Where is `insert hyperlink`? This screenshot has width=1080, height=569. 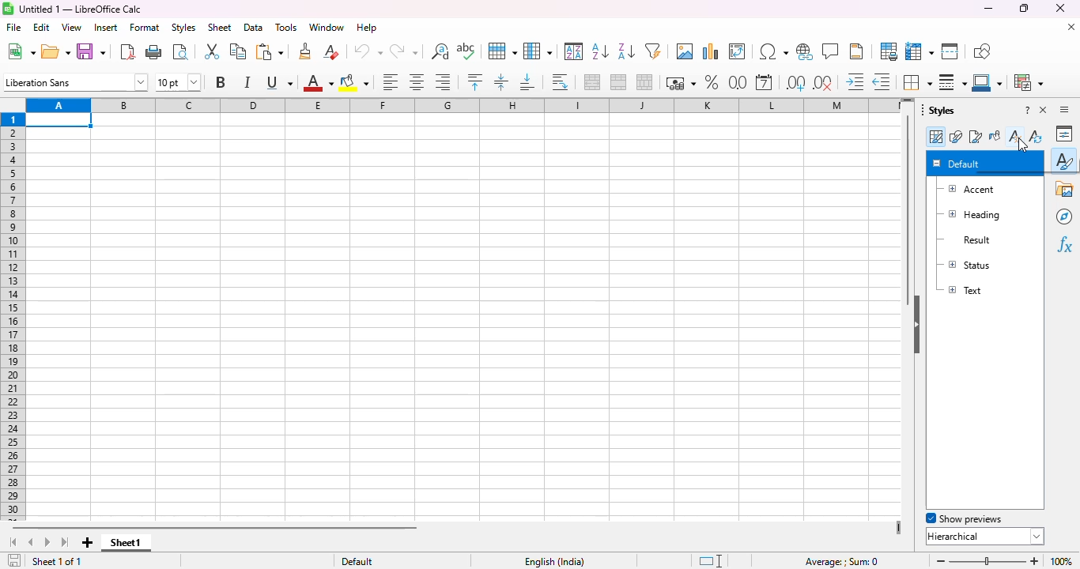 insert hyperlink is located at coordinates (805, 51).